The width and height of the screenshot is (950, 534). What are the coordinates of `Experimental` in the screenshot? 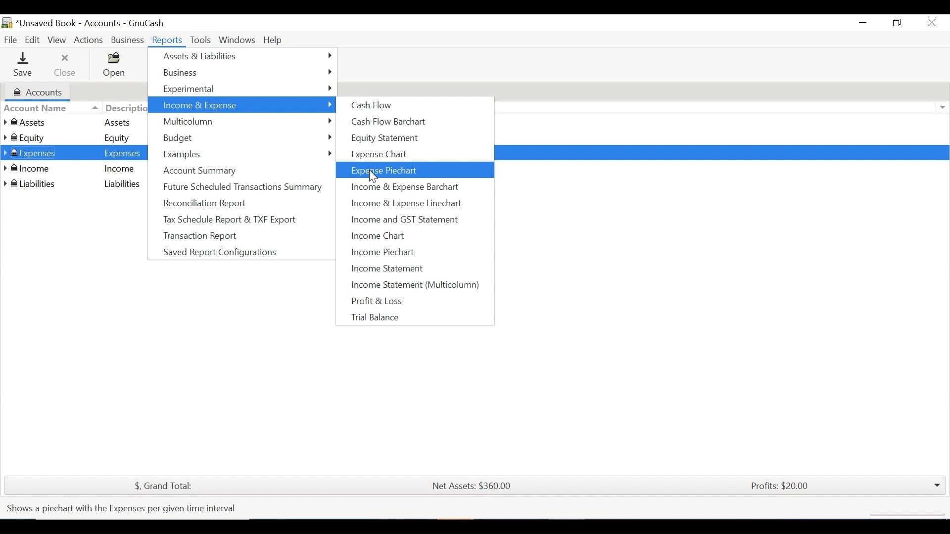 It's located at (242, 88).